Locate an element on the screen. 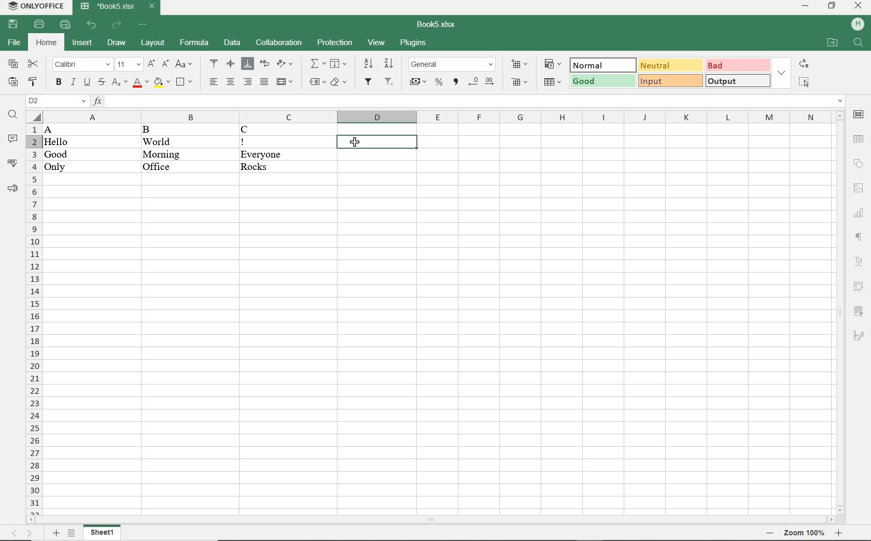  LIST SHEETS is located at coordinates (72, 533).